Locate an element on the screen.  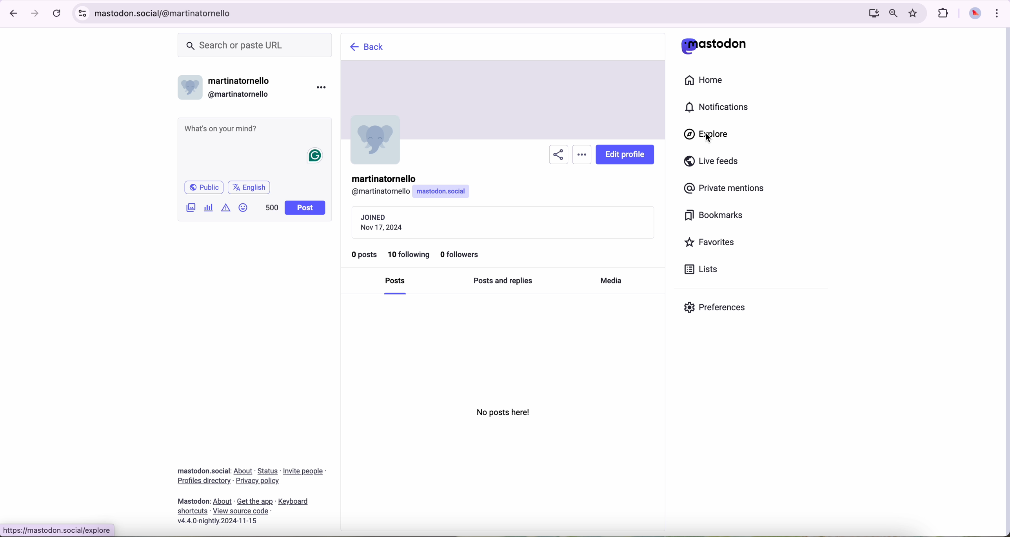
link is located at coordinates (244, 471).